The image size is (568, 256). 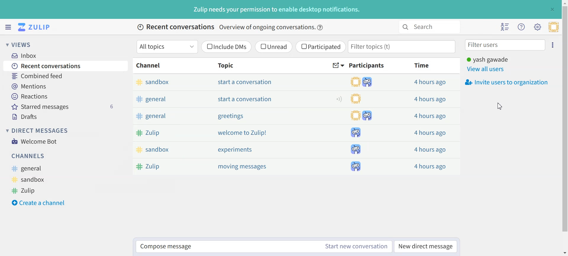 I want to click on Cursor, so click(x=499, y=107).